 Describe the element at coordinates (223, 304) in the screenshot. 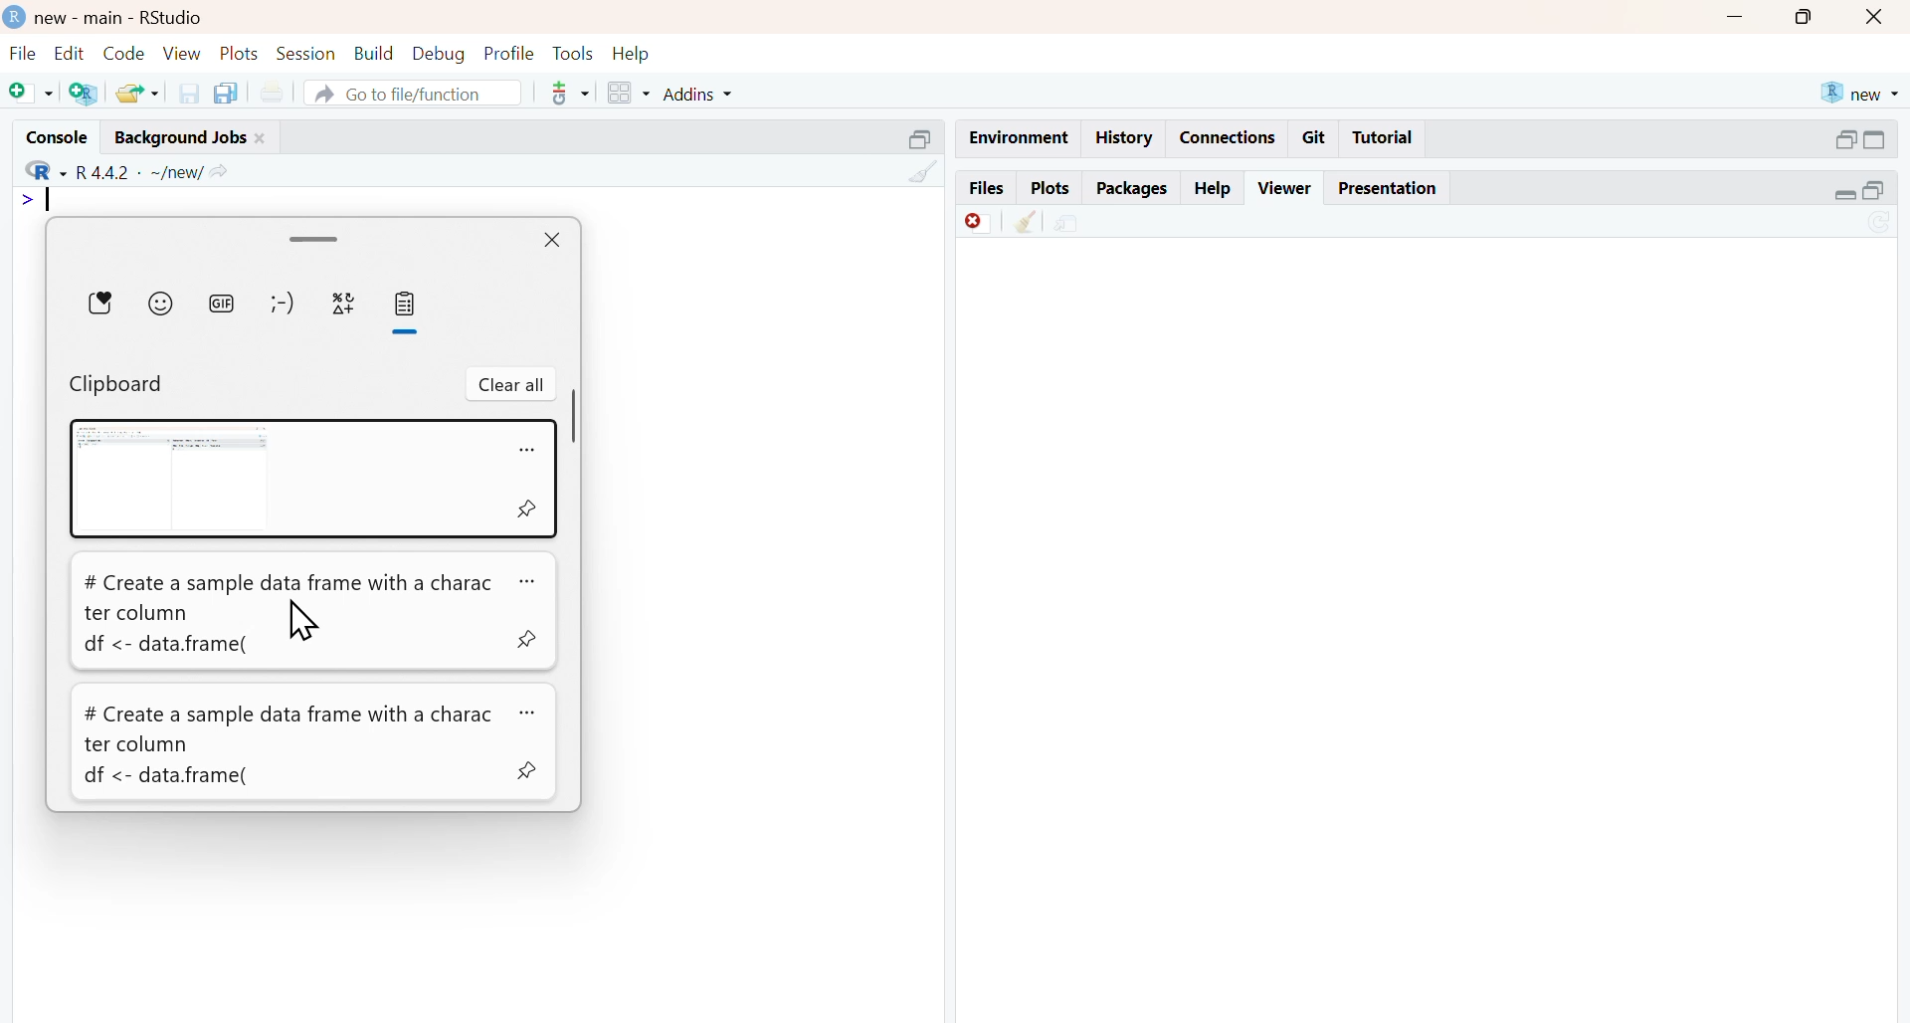

I see `gif` at that location.